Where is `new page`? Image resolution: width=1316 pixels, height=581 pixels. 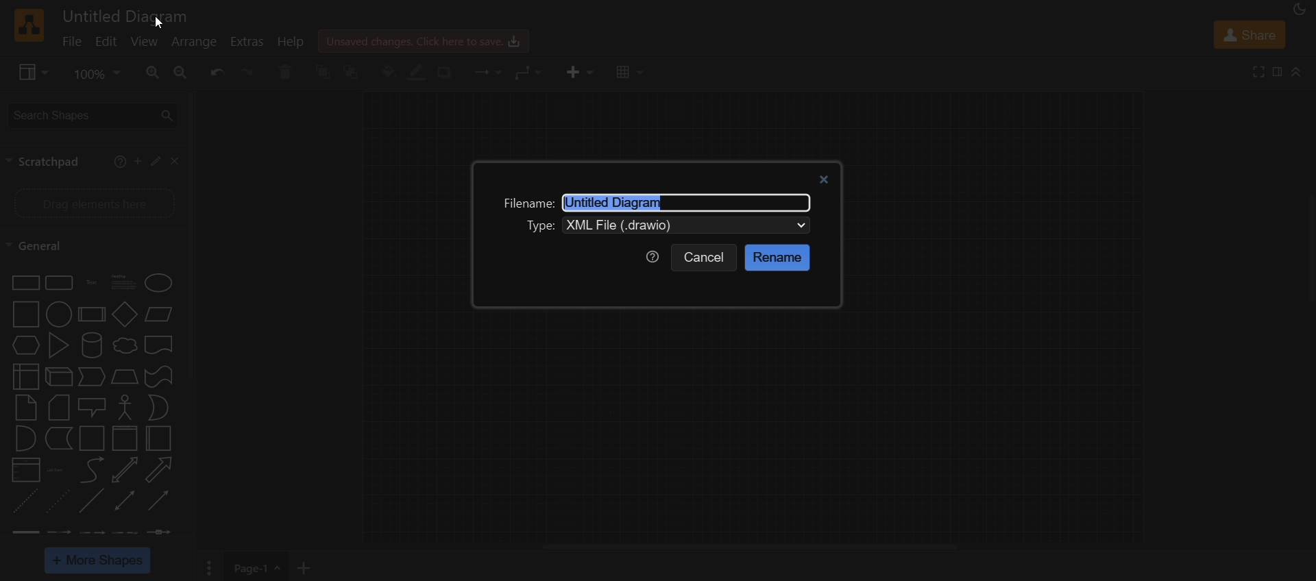 new page is located at coordinates (308, 566).